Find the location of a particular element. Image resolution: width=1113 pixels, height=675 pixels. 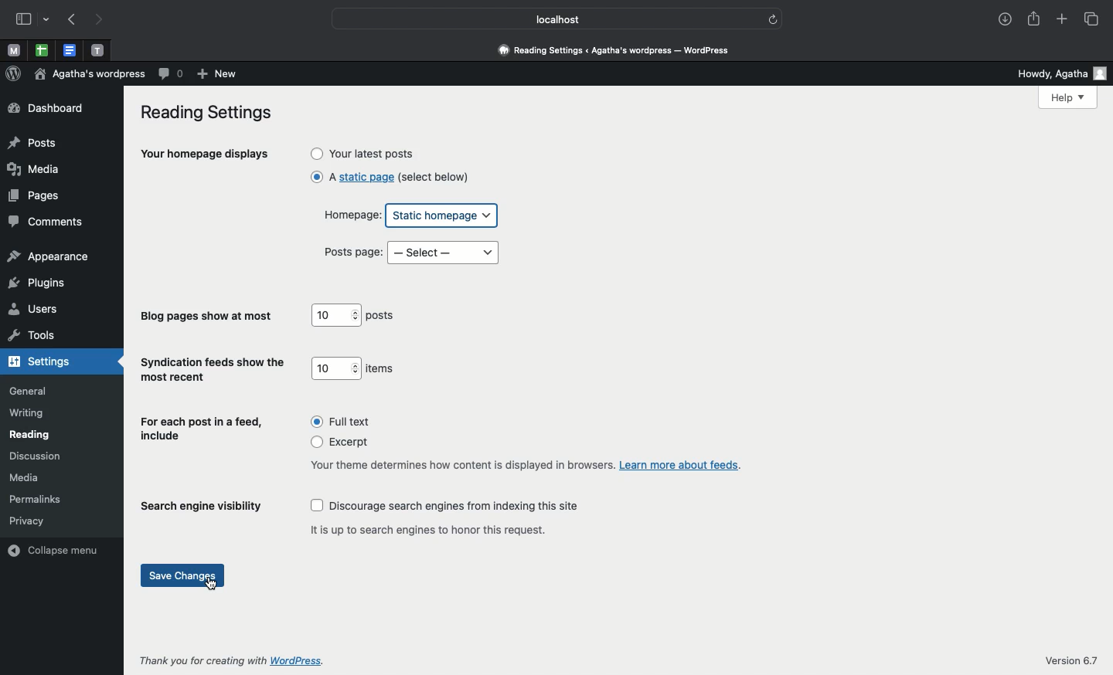

It is up to search engines to honor this request is located at coordinates (434, 529).